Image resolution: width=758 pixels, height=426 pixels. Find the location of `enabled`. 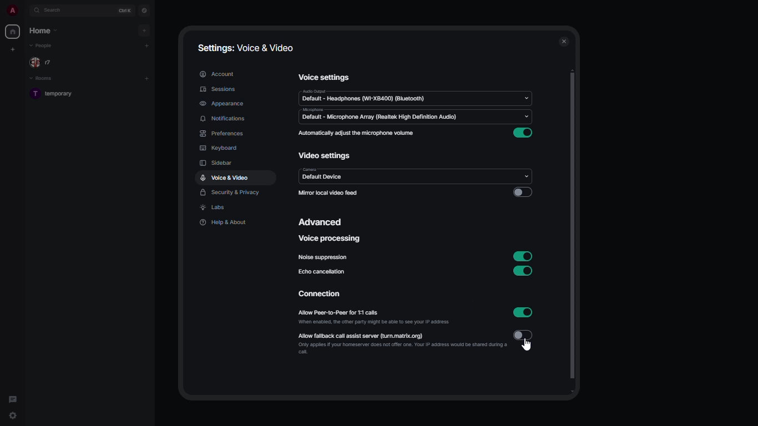

enabled is located at coordinates (523, 312).